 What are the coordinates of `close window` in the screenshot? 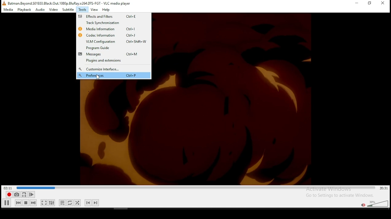 It's located at (383, 4).